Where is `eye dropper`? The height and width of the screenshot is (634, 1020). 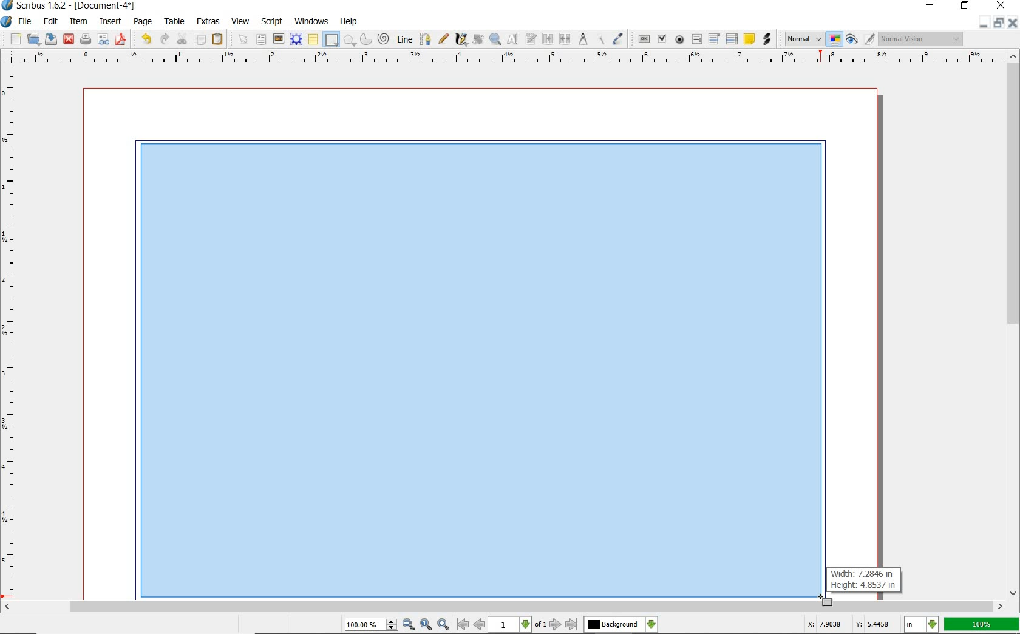
eye dropper is located at coordinates (618, 37).